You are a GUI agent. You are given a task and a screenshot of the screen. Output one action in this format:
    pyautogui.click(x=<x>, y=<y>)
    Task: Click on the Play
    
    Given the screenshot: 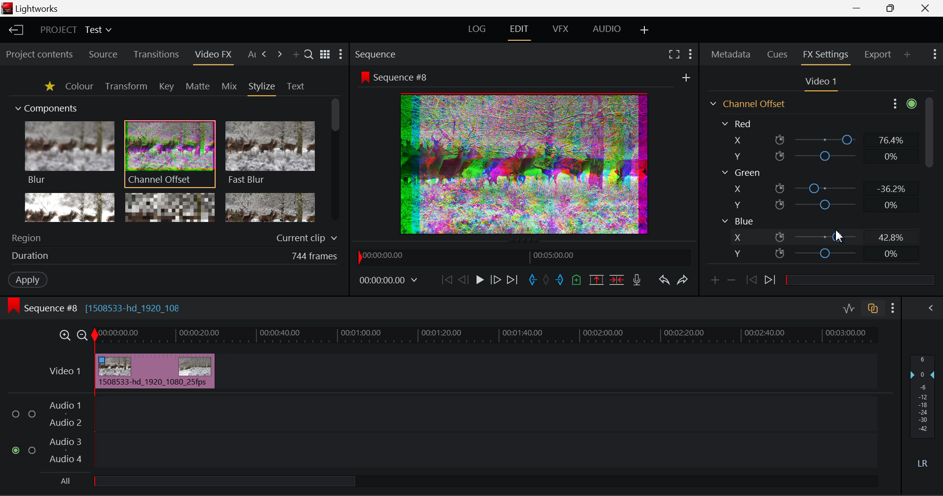 What is the action you would take?
    pyautogui.click(x=478, y=280)
    